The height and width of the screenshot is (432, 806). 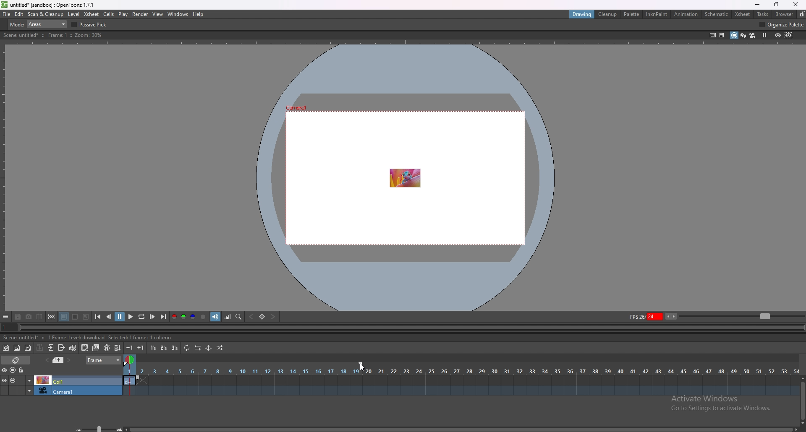 What do you see at coordinates (141, 14) in the screenshot?
I see `render` at bounding box center [141, 14].